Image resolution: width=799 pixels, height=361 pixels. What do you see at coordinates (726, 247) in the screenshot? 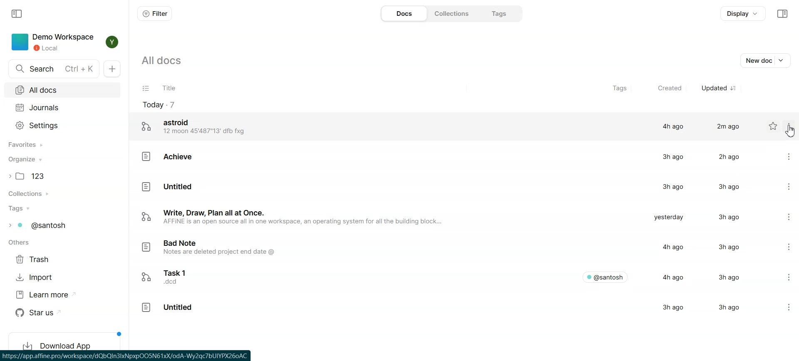
I see `3h ago` at bounding box center [726, 247].